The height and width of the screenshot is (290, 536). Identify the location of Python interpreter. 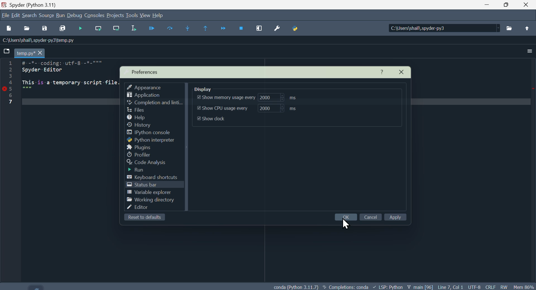
(151, 140).